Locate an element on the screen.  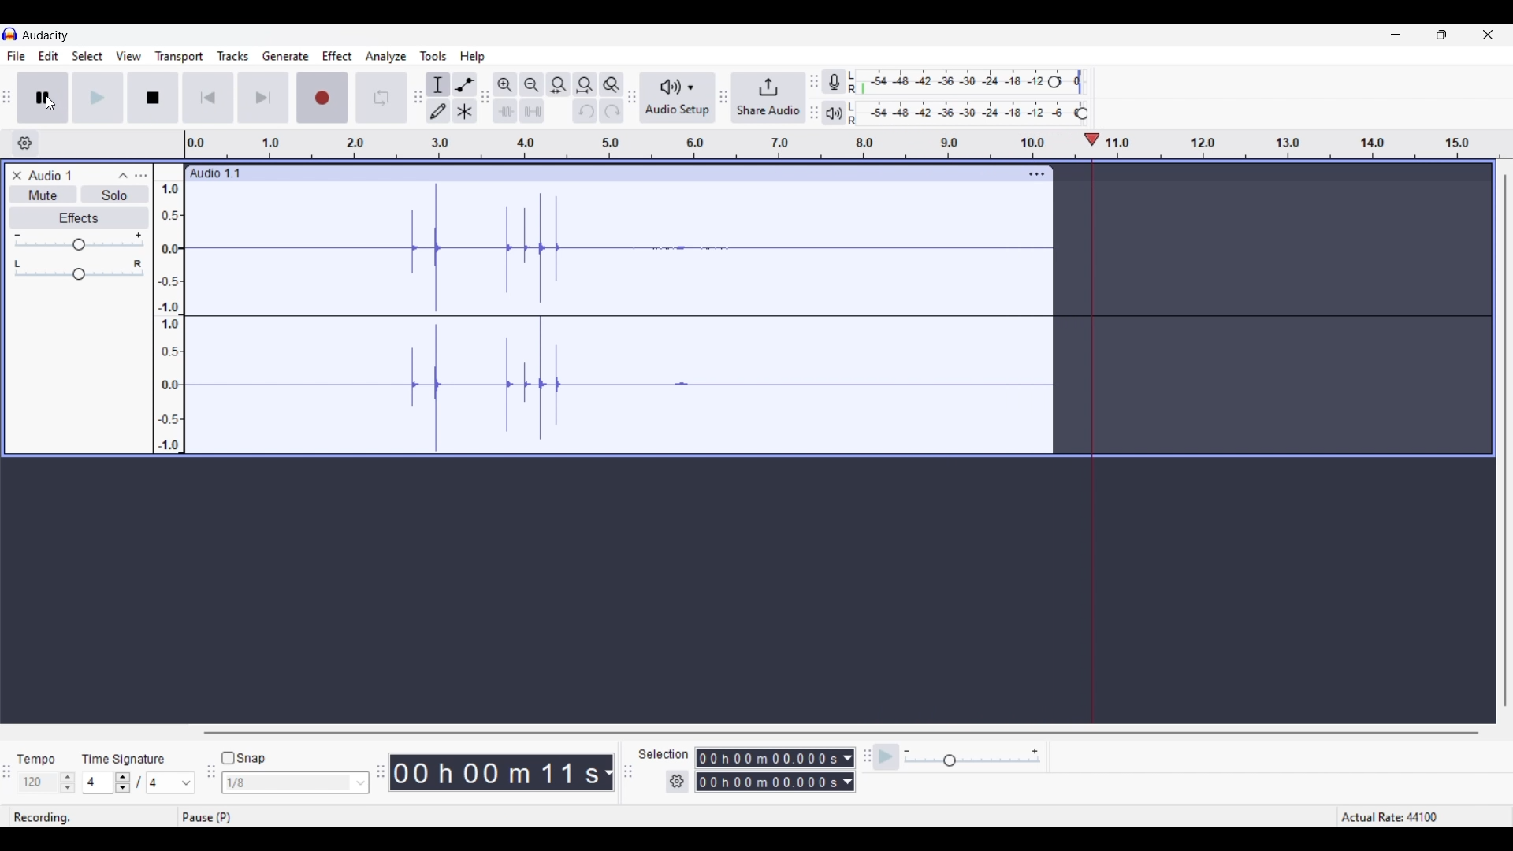
Slider to change playback speed is located at coordinates (972, 761).